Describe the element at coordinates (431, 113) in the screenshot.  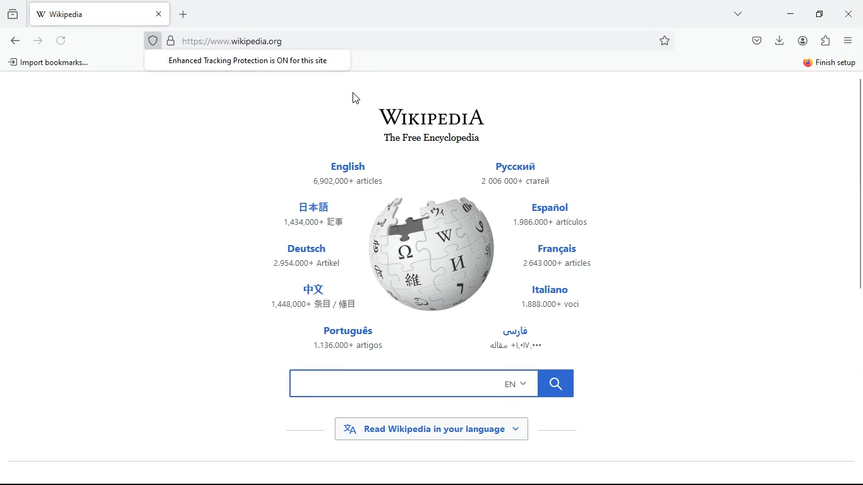
I see `wikipedia` at that location.